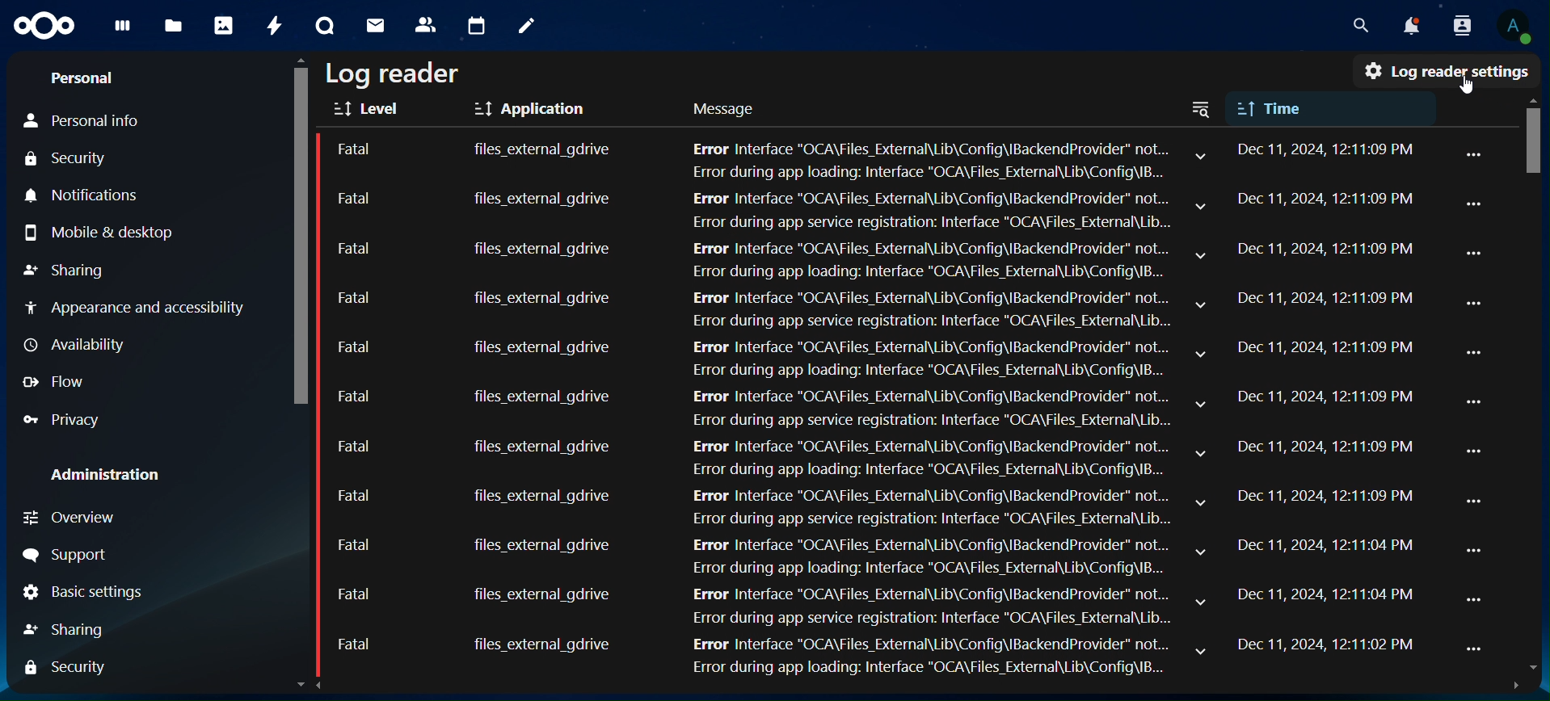 The height and width of the screenshot is (701, 1550). I want to click on search, so click(1358, 26).